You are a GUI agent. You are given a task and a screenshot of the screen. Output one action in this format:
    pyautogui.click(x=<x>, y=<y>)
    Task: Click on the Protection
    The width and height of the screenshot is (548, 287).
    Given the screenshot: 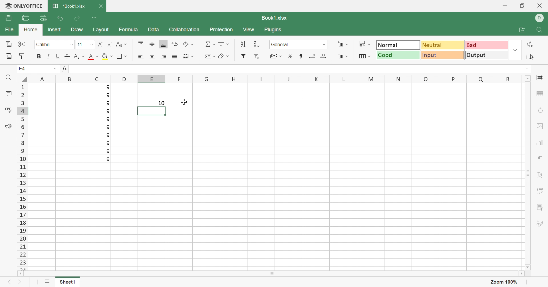 What is the action you would take?
    pyautogui.click(x=223, y=31)
    